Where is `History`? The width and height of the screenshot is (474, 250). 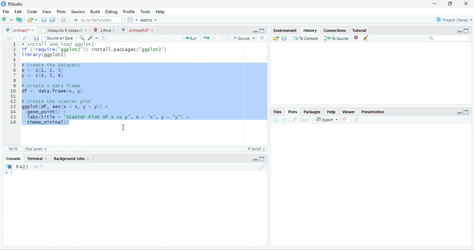 History is located at coordinates (310, 30).